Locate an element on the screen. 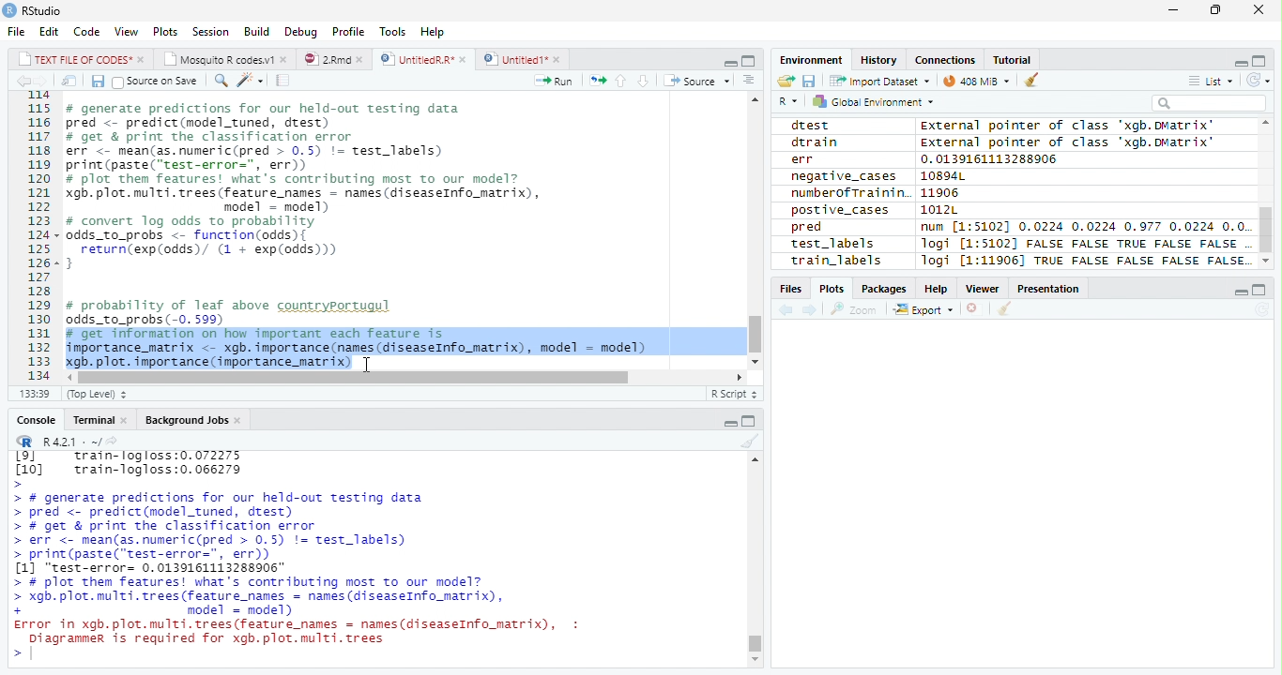 The image size is (1282, 675). Open folder is located at coordinates (786, 80).